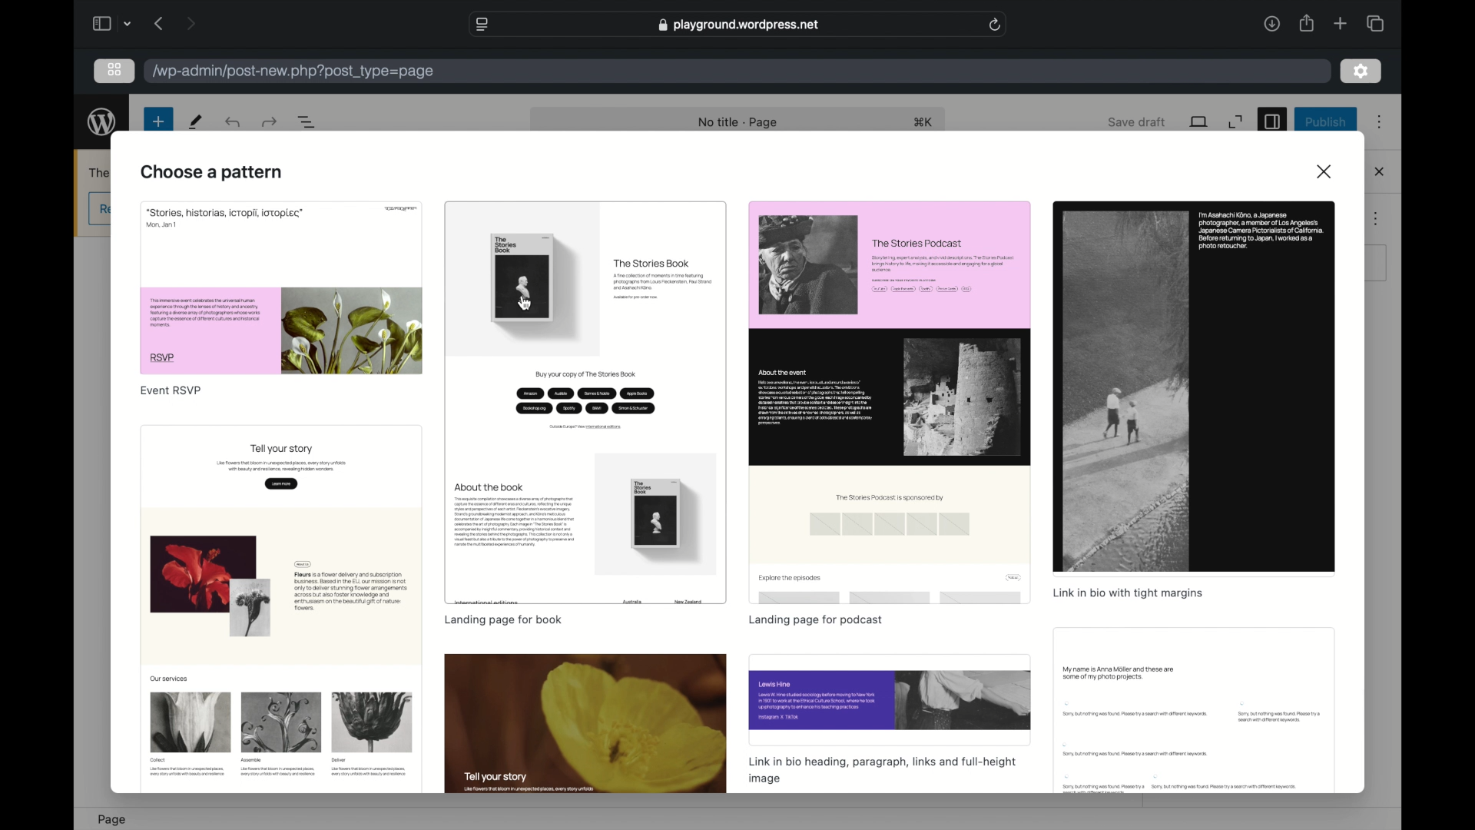 This screenshot has height=830, width=1475. Describe the element at coordinates (299, 72) in the screenshot. I see `/wp-admin/post-new.php?post_type=page` at that location.